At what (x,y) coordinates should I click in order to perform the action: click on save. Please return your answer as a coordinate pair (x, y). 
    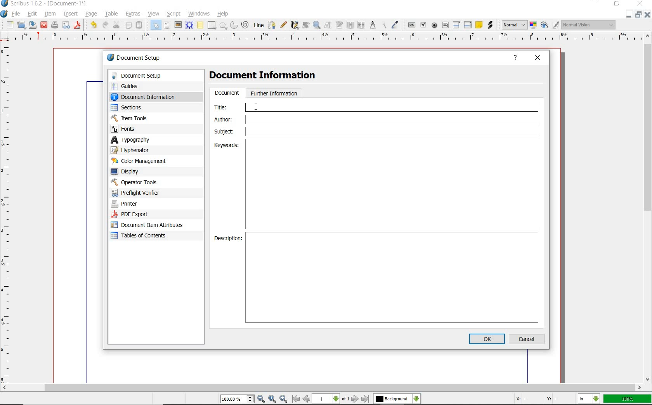
    Looking at the image, I should click on (33, 25).